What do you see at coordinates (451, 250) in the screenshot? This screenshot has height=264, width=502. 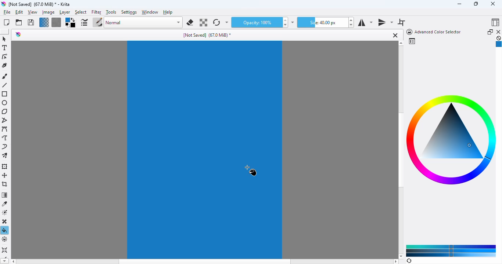 I see `color models and components` at bounding box center [451, 250].